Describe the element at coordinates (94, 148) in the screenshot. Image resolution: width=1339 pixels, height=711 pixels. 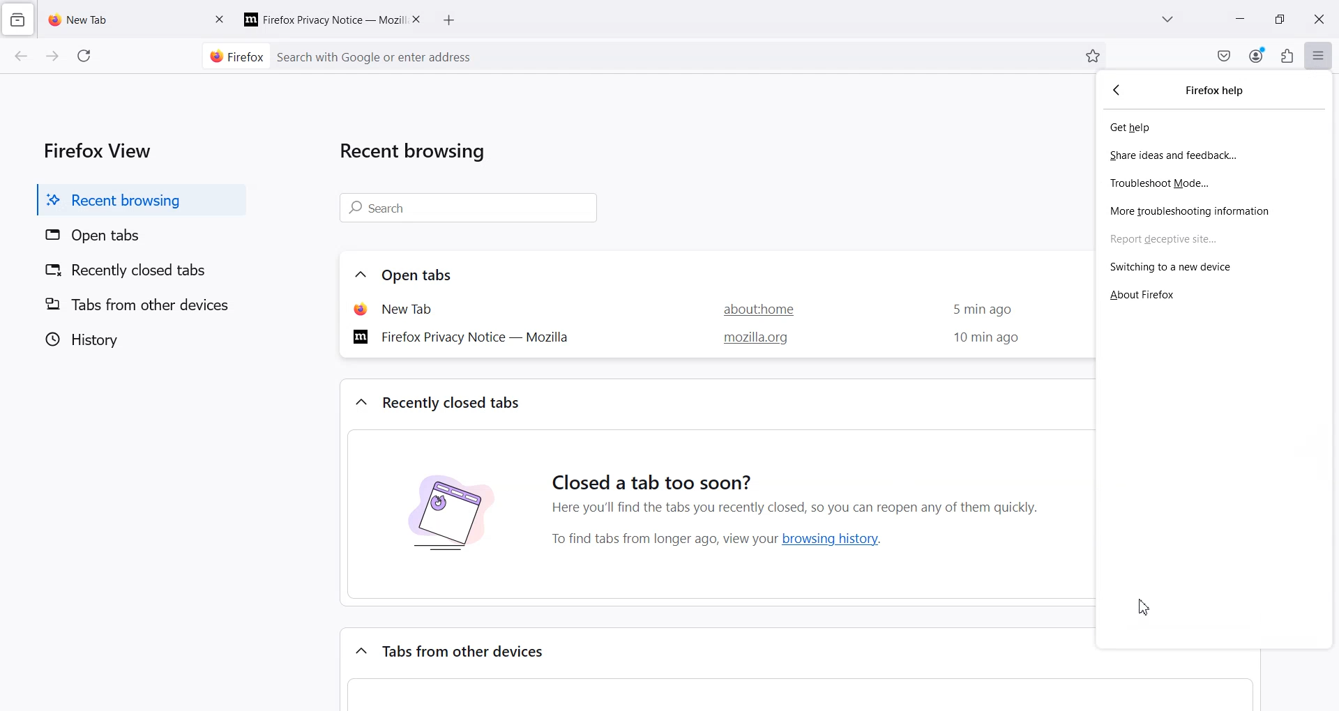
I see `Firefox View` at that location.